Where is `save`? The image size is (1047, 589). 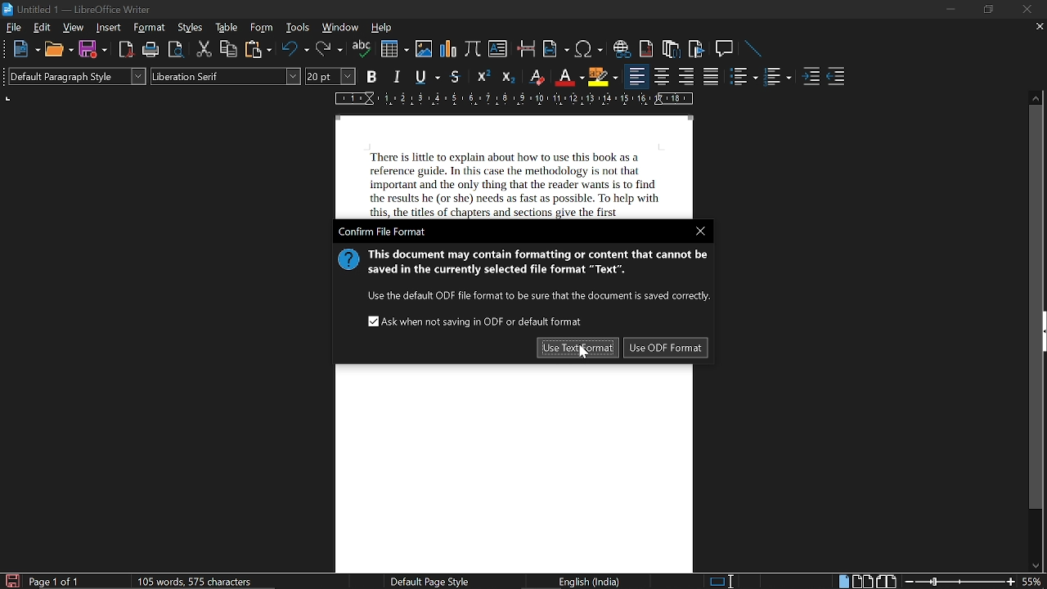 save is located at coordinates (11, 580).